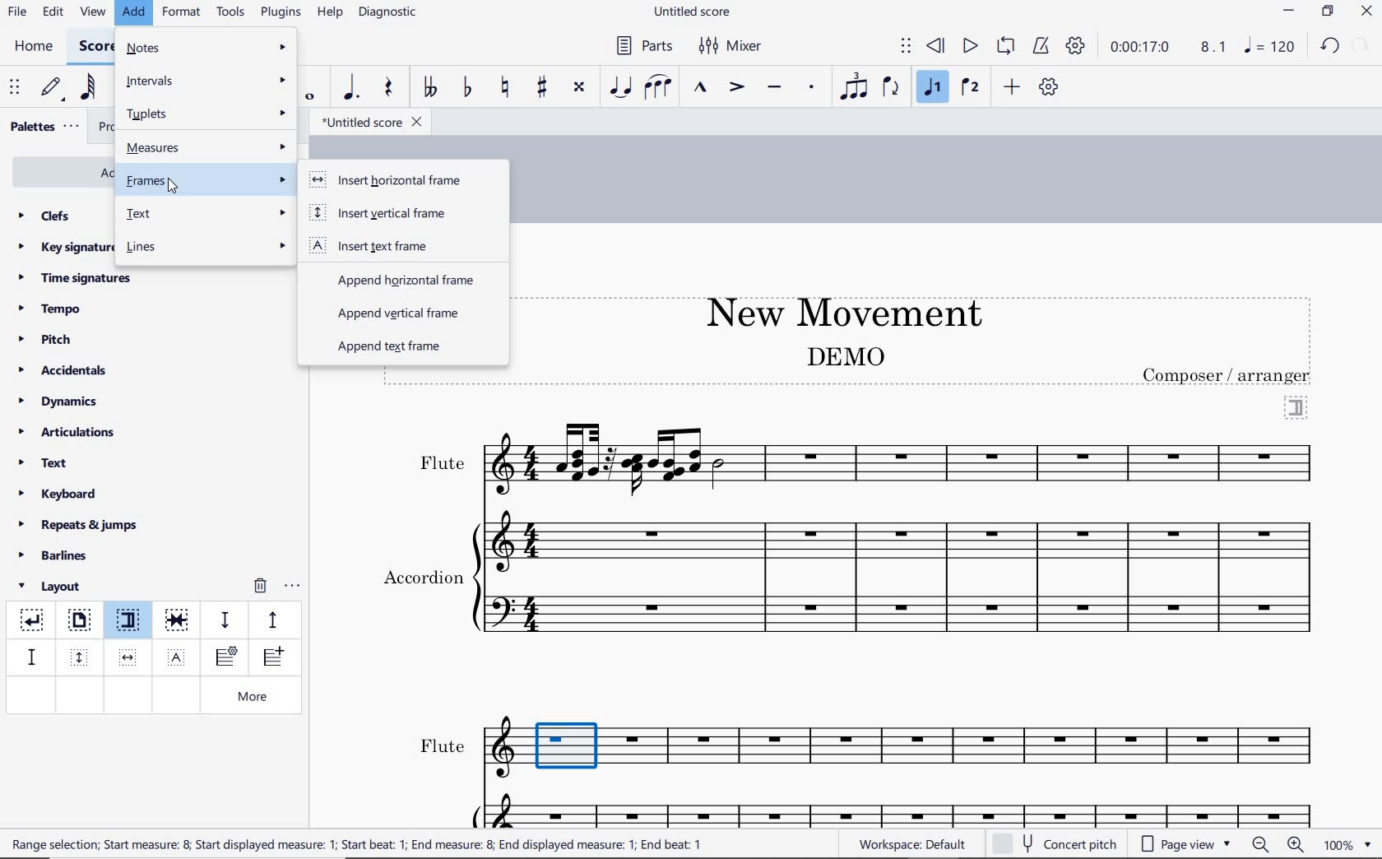 The image size is (1382, 859). Describe the element at coordinates (179, 620) in the screenshot. I see `keep measure on the same system` at that location.